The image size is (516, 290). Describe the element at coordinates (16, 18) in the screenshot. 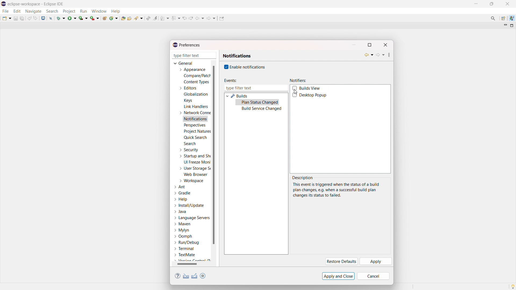

I see `save` at that location.